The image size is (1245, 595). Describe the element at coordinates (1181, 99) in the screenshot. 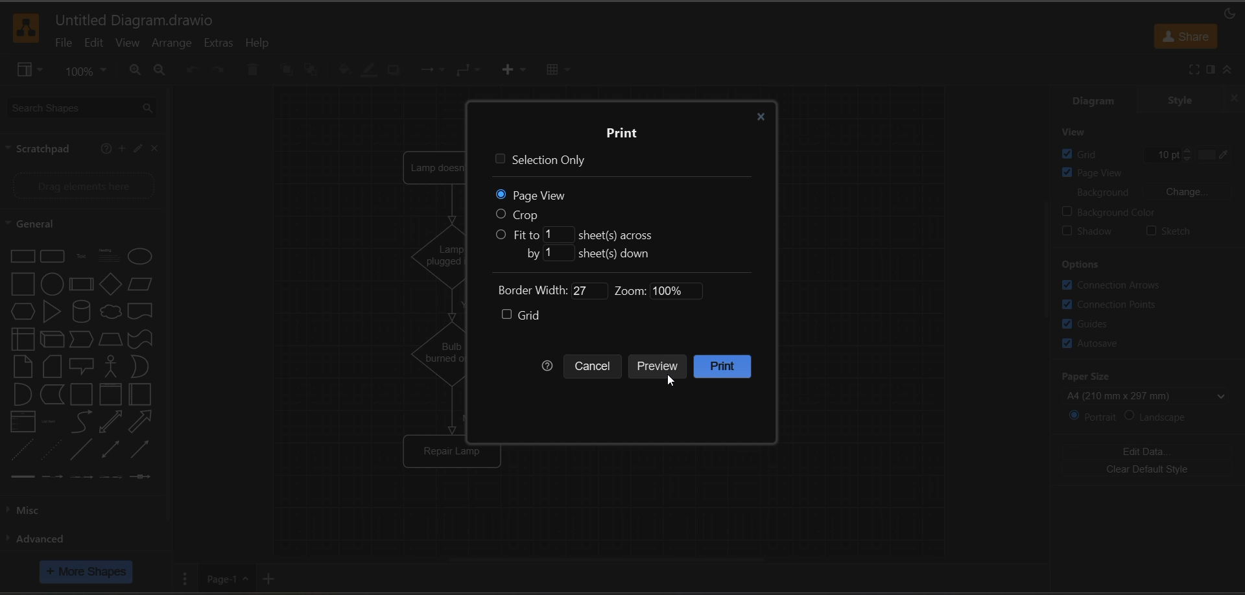

I see `style` at that location.